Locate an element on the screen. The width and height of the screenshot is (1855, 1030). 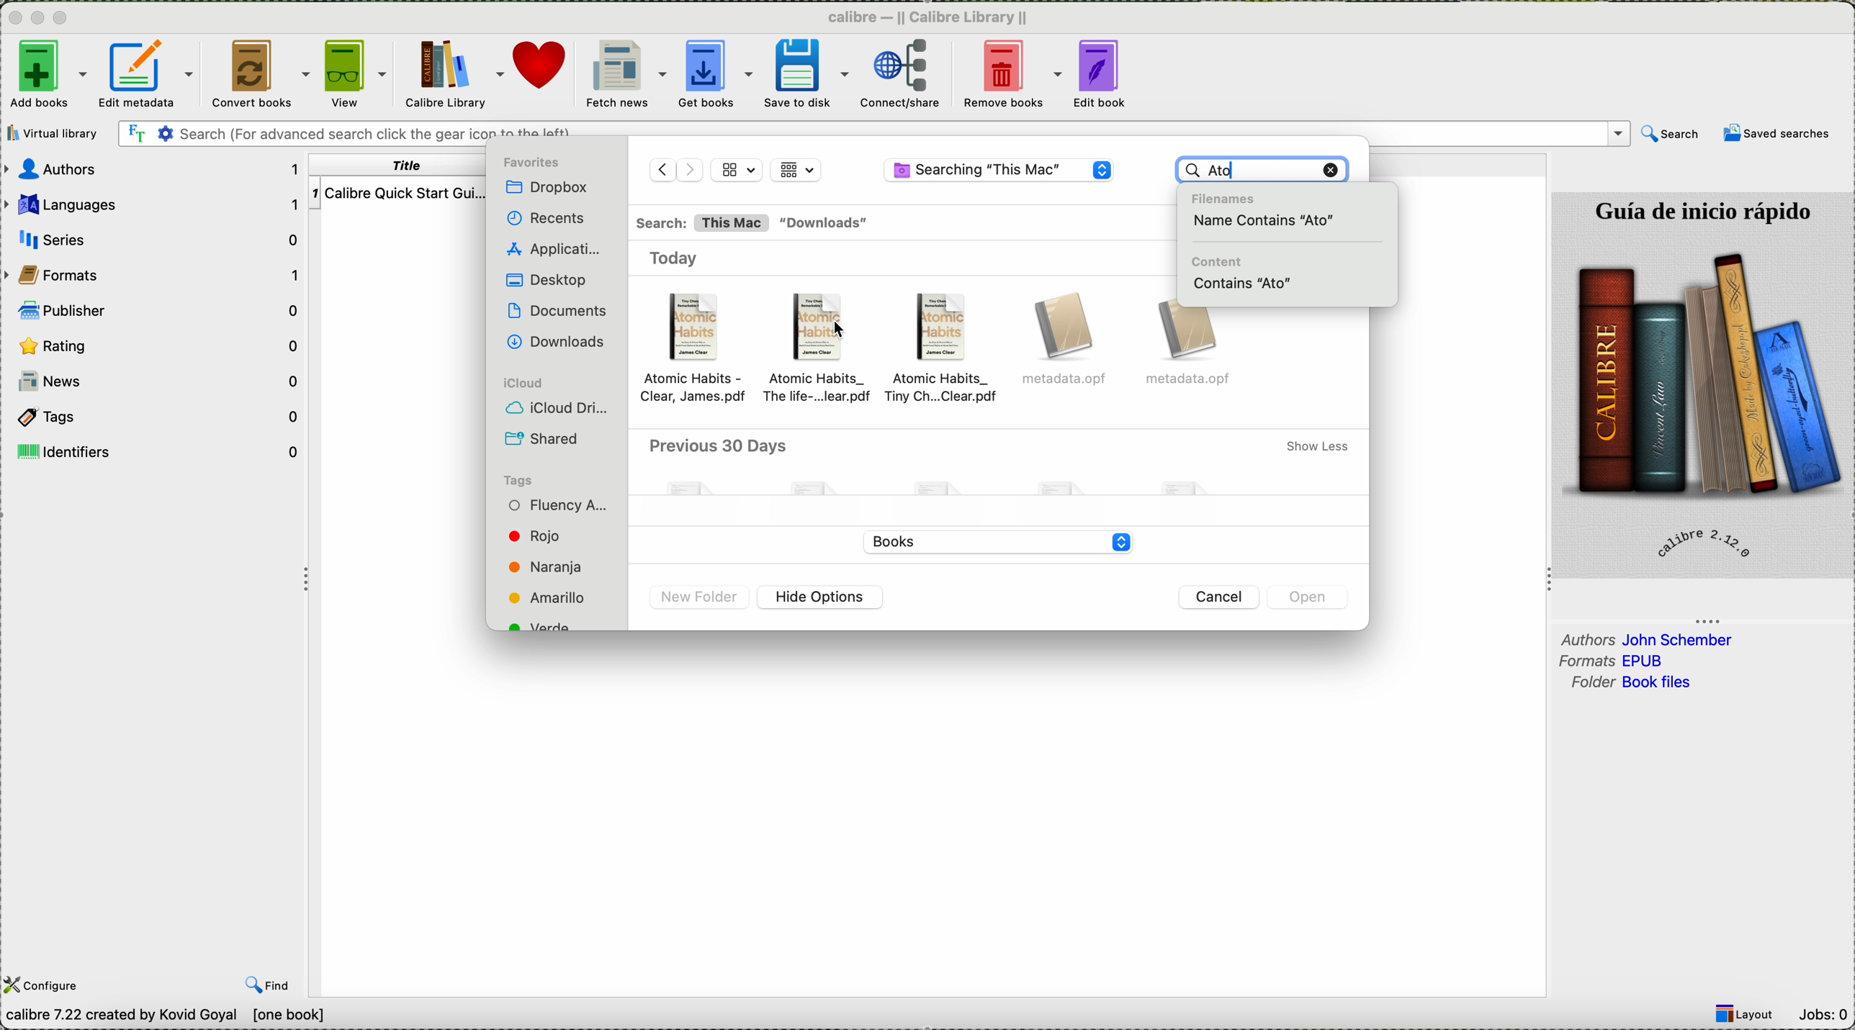
file is located at coordinates (700, 351).